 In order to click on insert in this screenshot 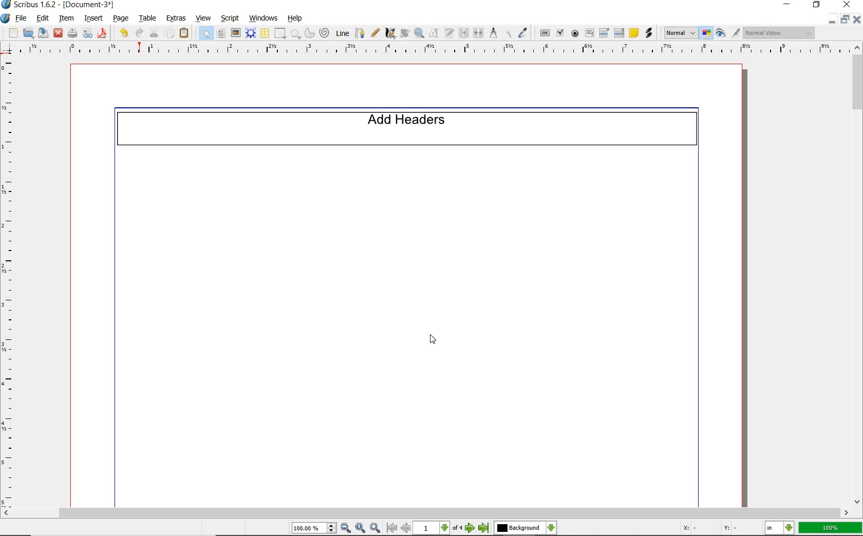, I will do `click(93, 19)`.